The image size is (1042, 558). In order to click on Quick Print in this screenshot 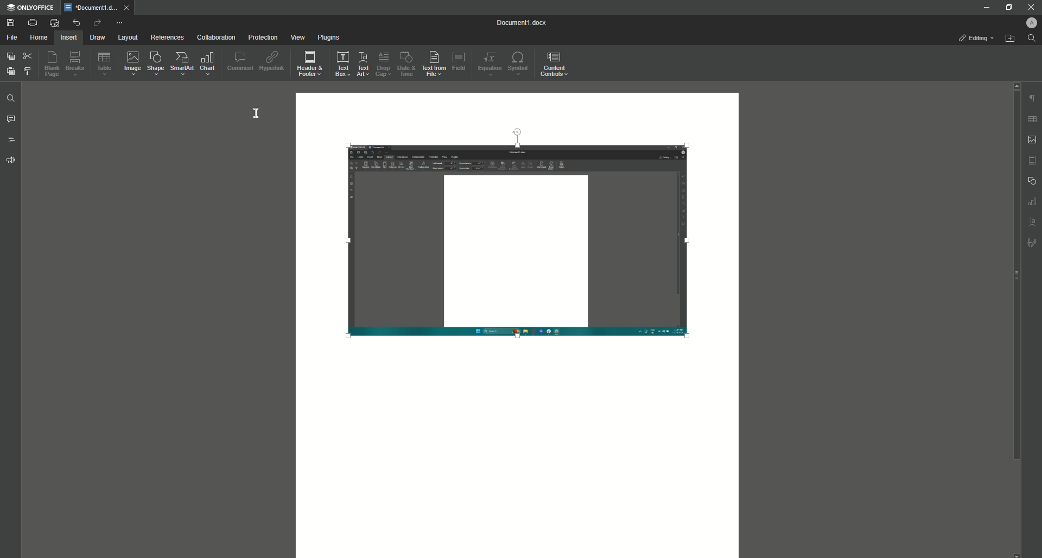, I will do `click(54, 23)`.